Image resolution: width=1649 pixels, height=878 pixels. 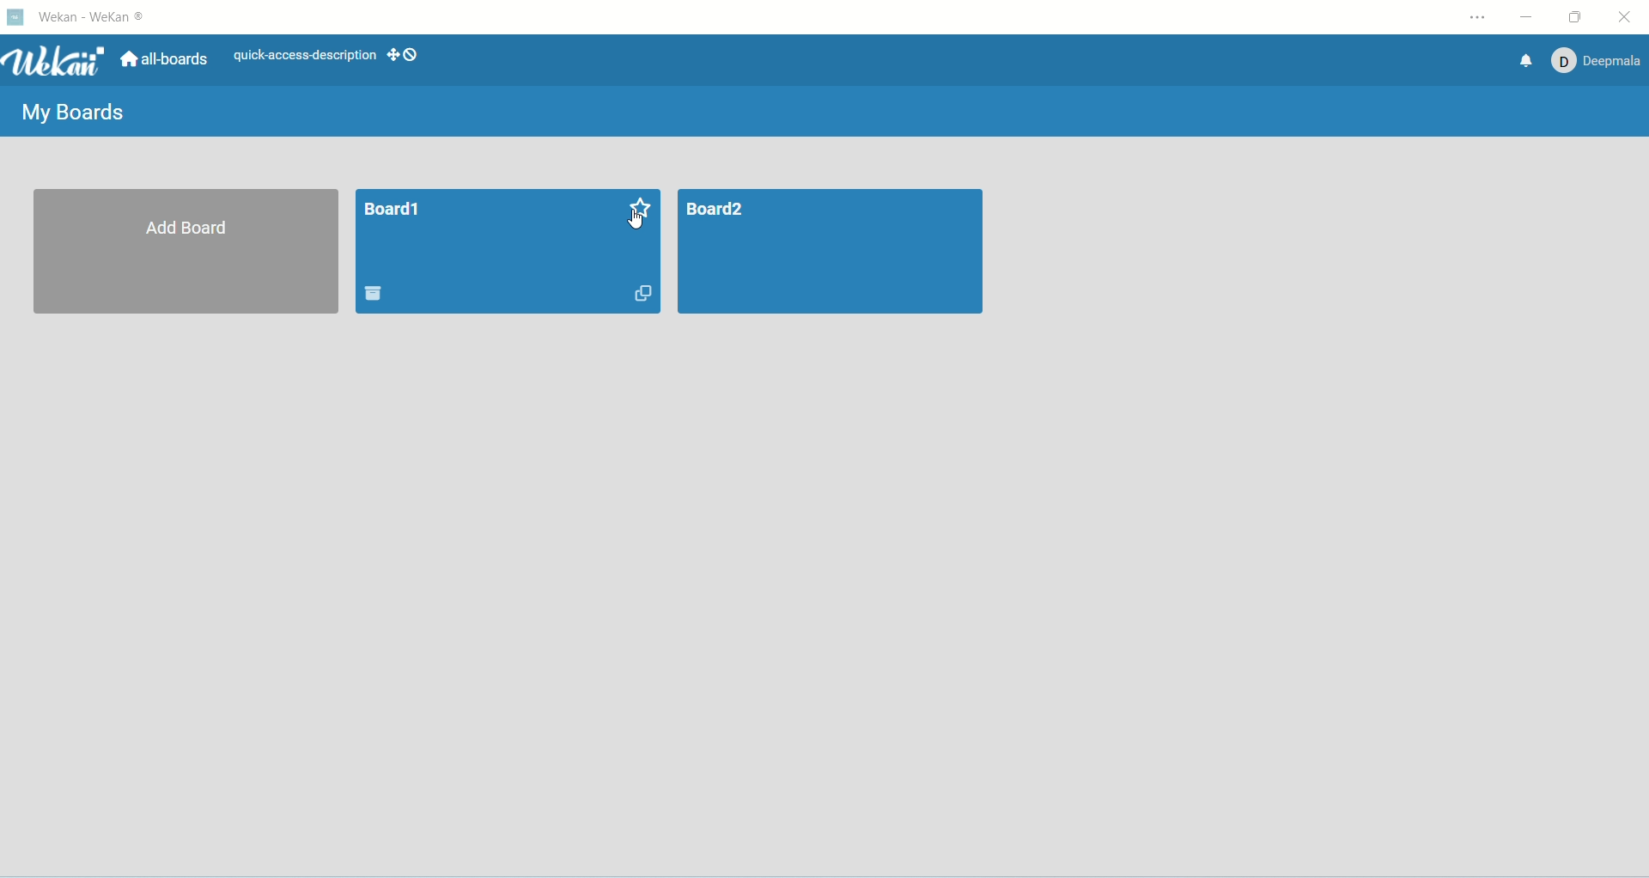 I want to click on cursor, so click(x=636, y=222).